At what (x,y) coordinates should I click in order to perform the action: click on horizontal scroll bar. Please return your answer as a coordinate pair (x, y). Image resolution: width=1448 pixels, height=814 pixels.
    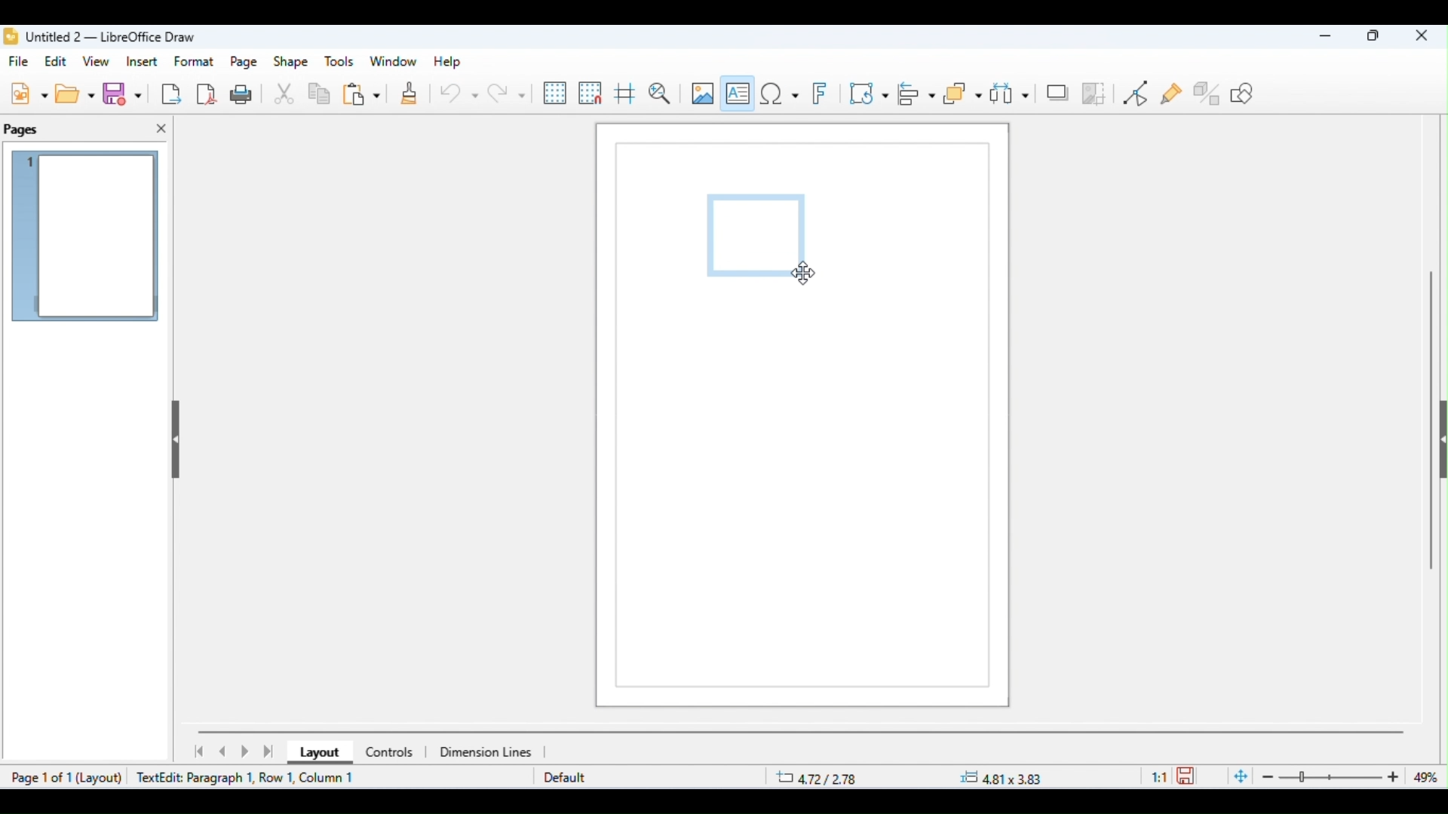
    Looking at the image, I should click on (802, 731).